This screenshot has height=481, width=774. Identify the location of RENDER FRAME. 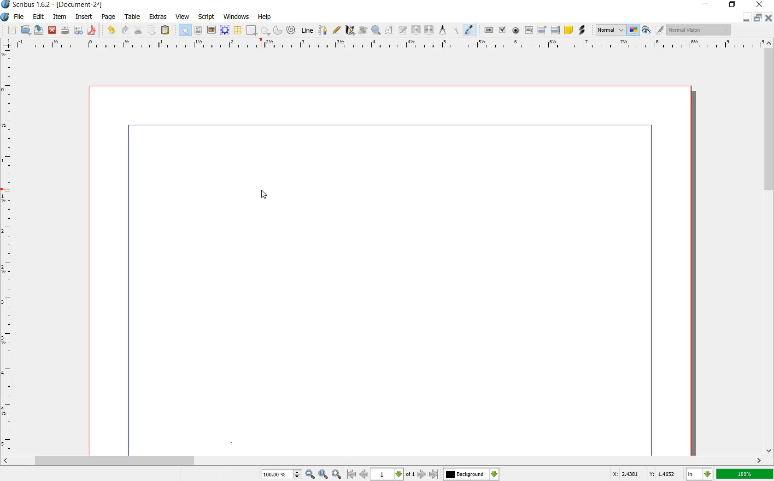
(224, 30).